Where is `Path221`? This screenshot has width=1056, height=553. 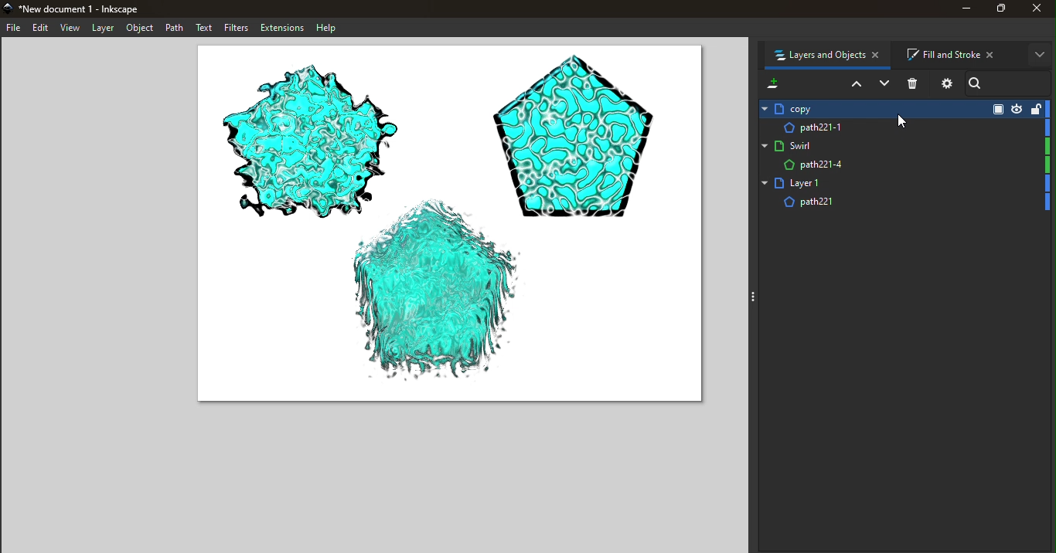 Path221 is located at coordinates (904, 205).